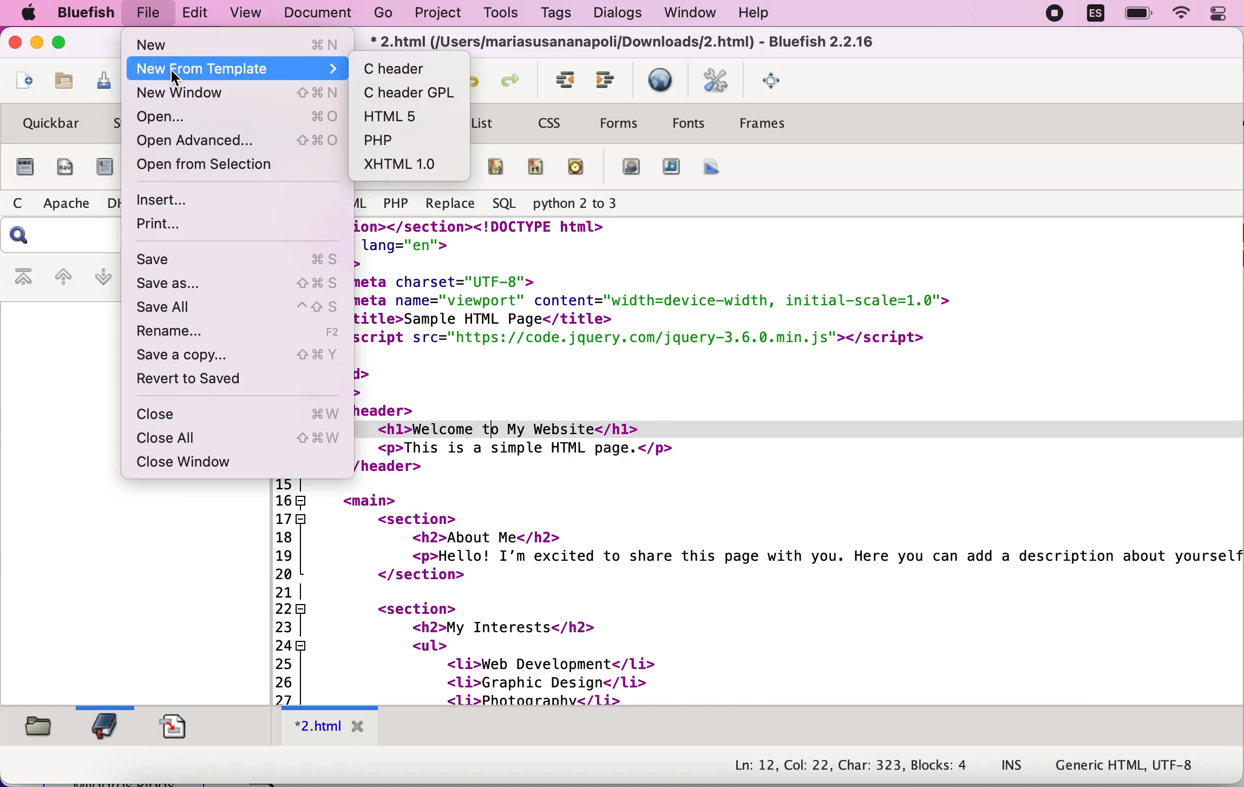  What do you see at coordinates (287, 591) in the screenshot?
I see `Line Numbers` at bounding box center [287, 591].